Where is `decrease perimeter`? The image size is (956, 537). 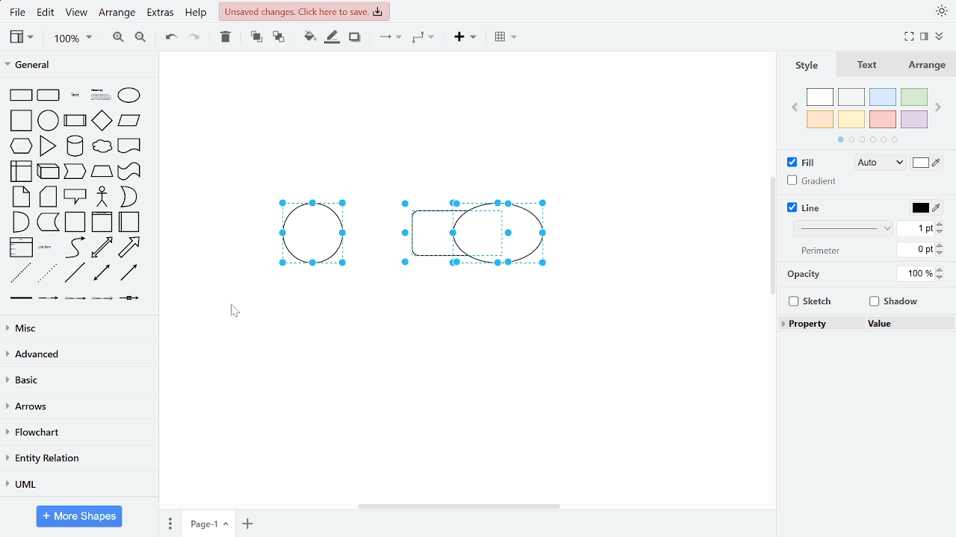 decrease perimeter is located at coordinates (942, 253).